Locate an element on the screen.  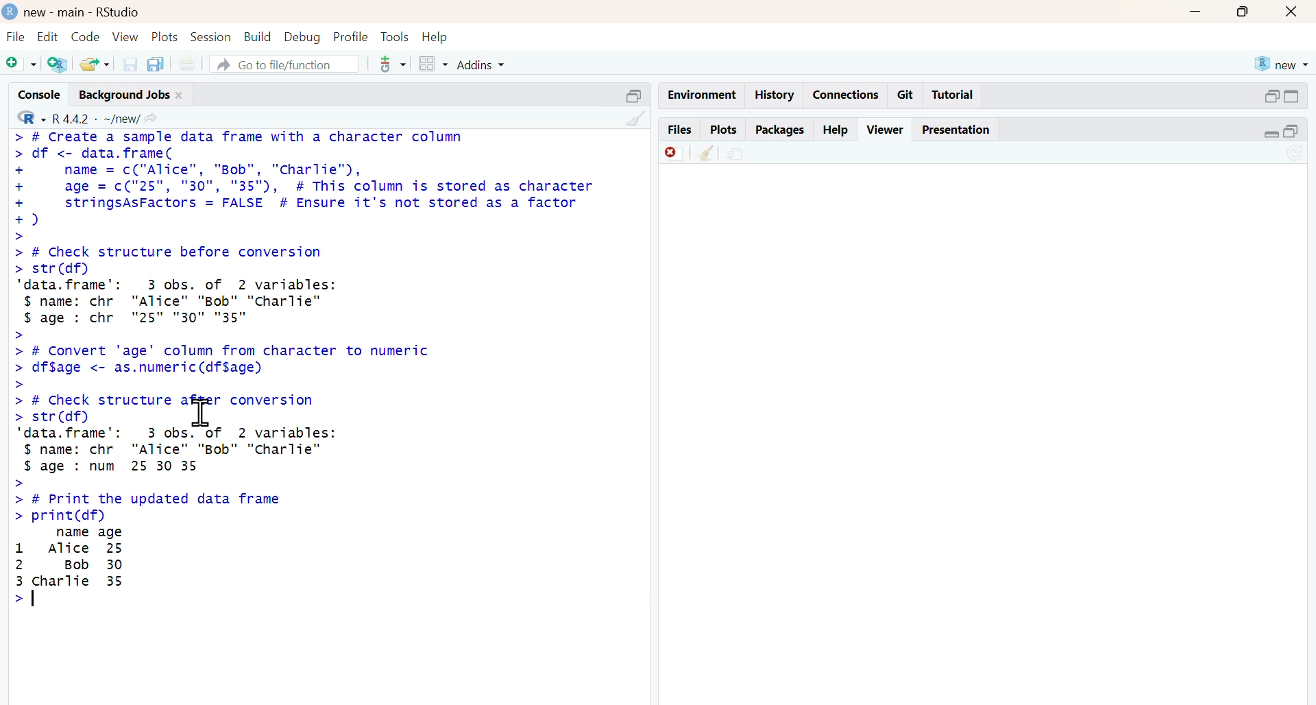
code is located at coordinates (85, 36).